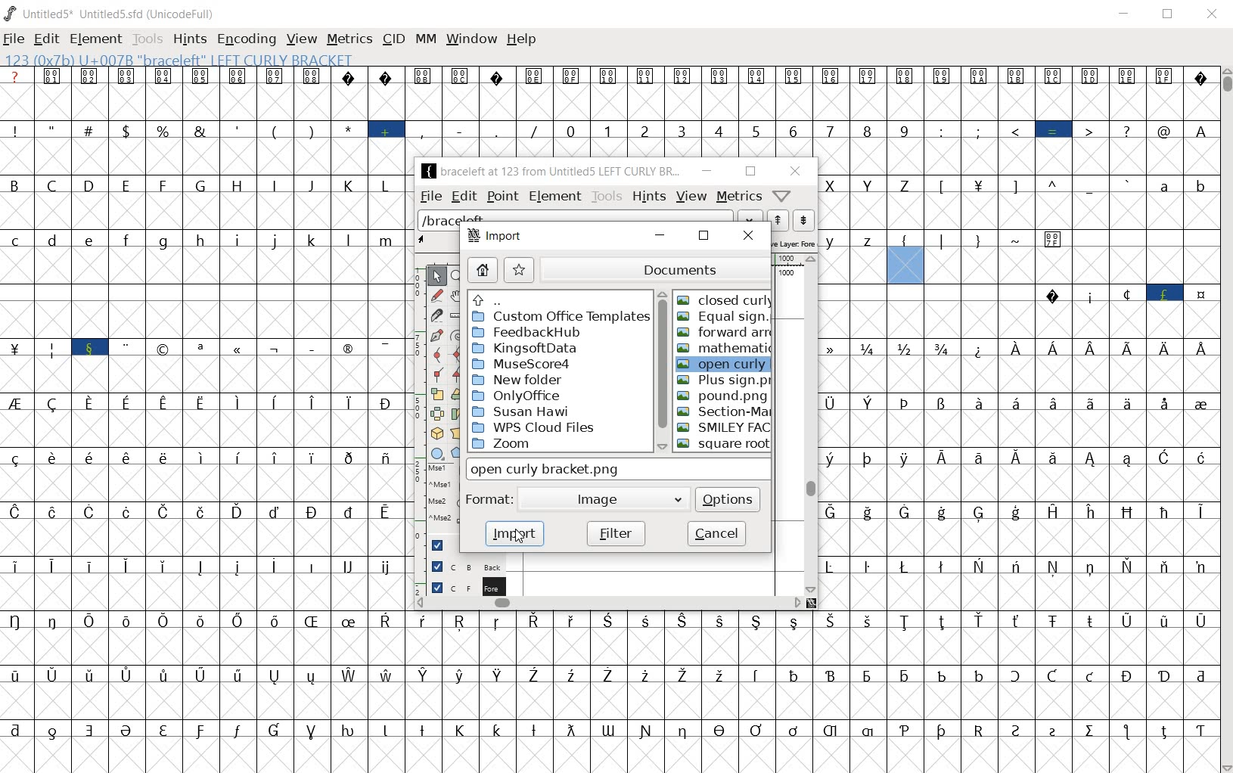  I want to click on window, so click(471, 39).